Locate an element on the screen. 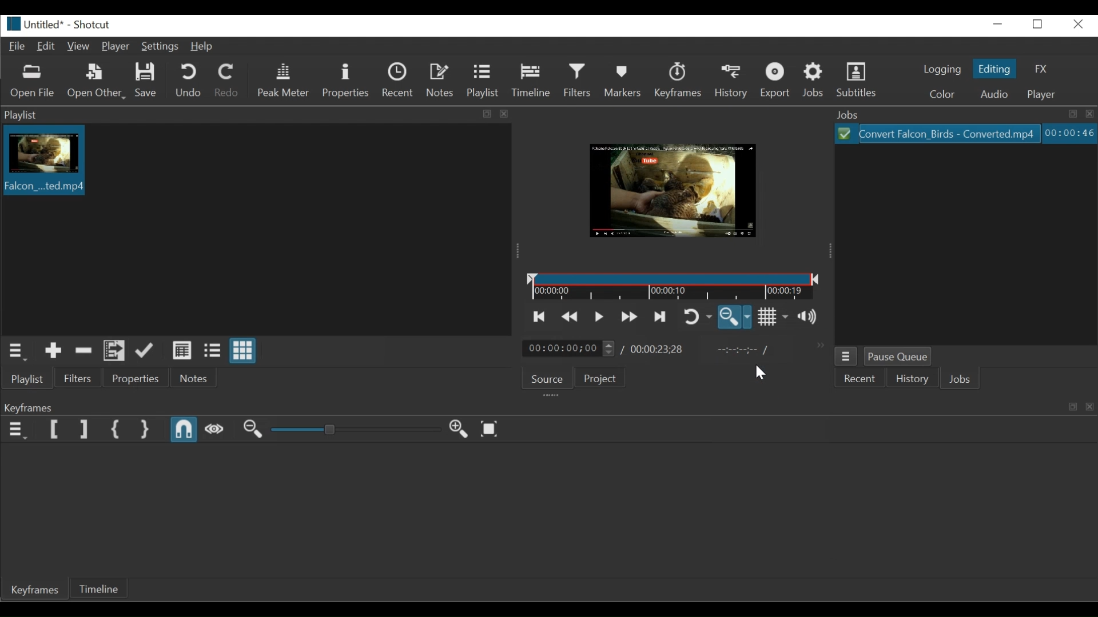  View as files is located at coordinates (212, 350).